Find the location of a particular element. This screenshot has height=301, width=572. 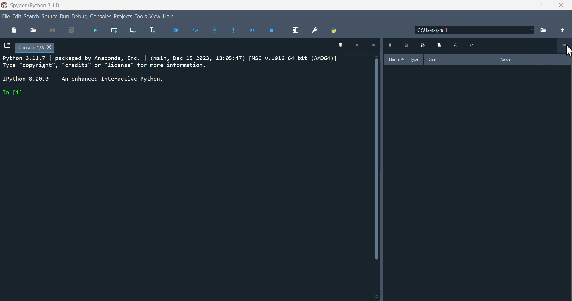

Maximise is located at coordinates (543, 8).